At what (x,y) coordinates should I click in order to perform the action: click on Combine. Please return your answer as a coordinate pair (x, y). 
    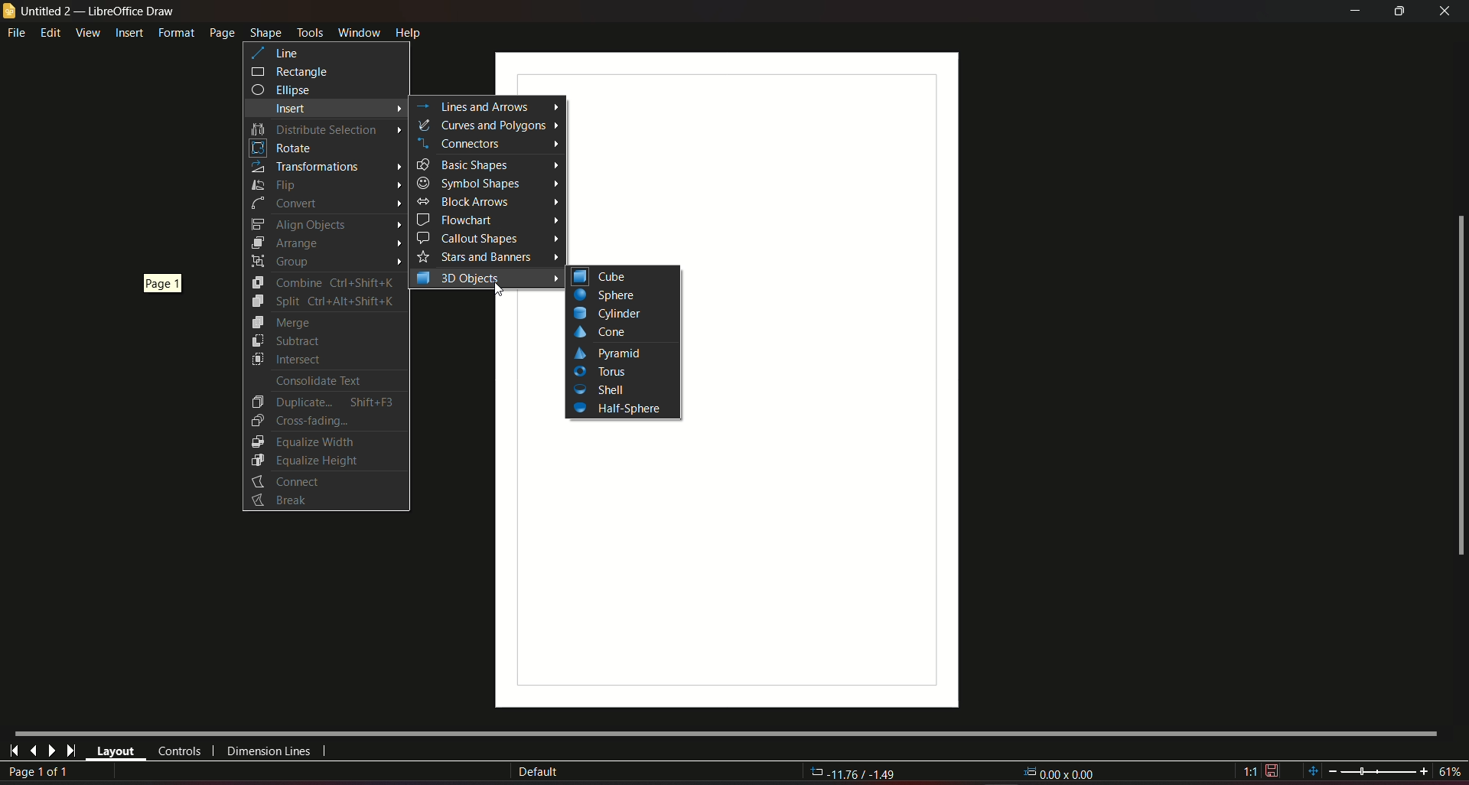
    Looking at the image, I should click on (324, 282).